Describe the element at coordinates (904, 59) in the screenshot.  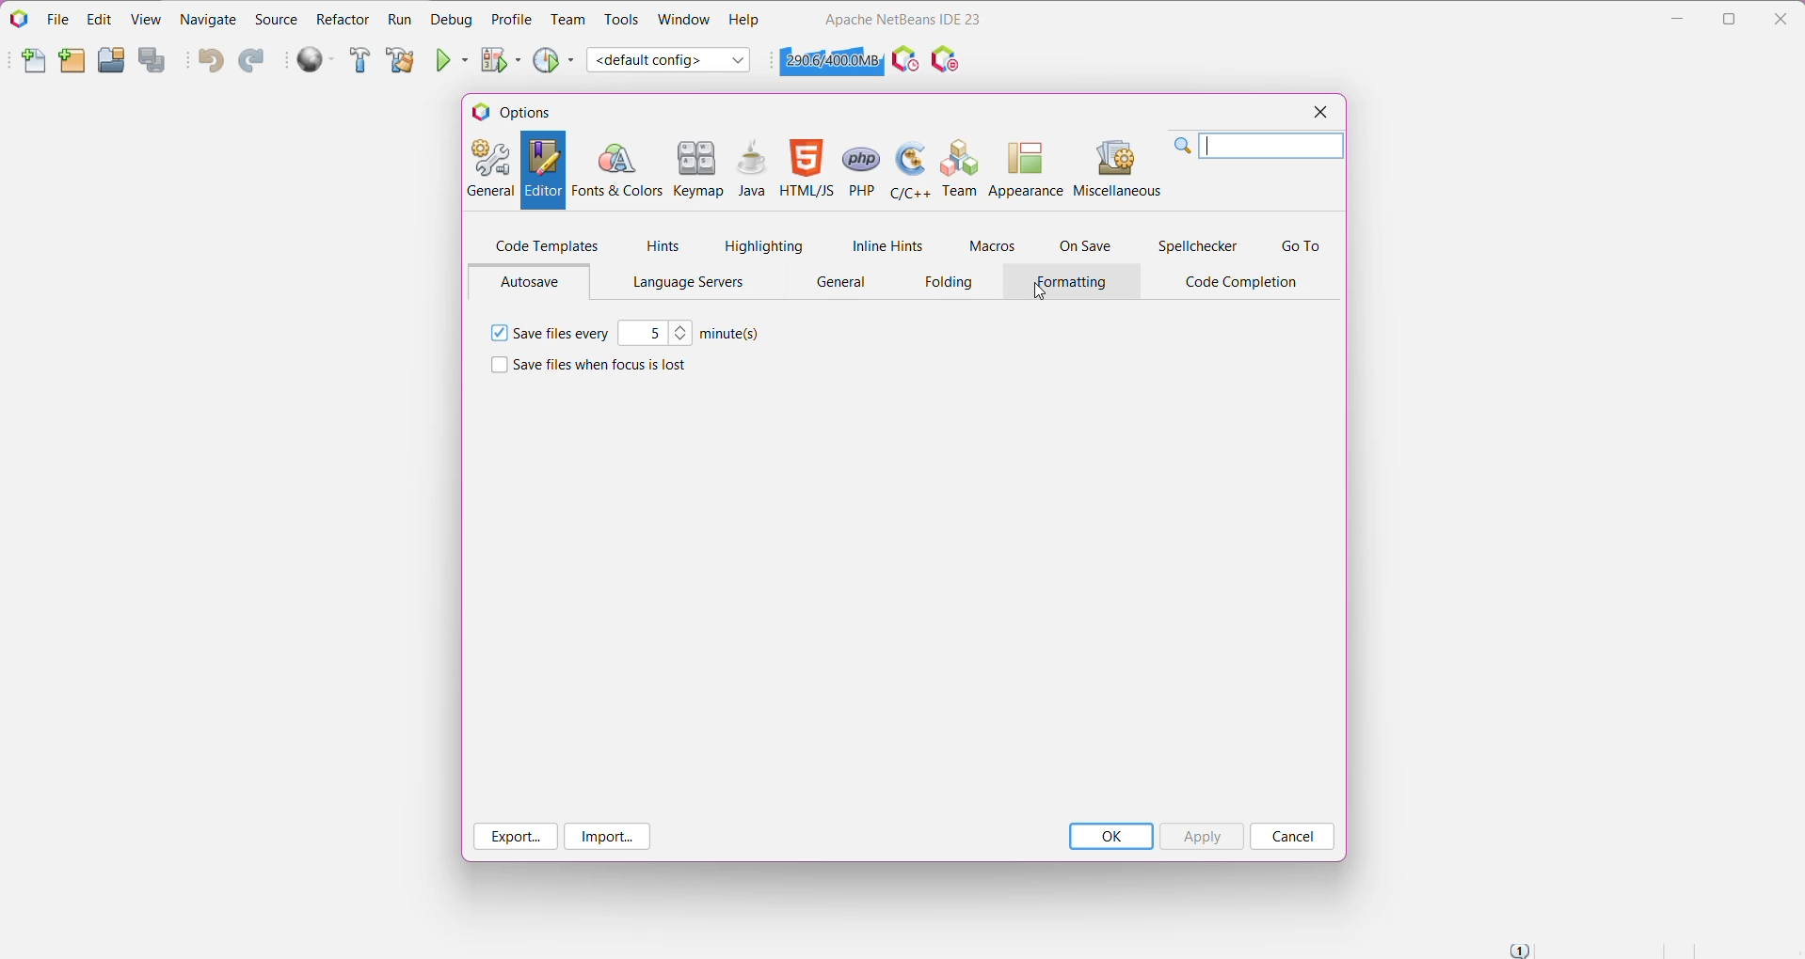
I see `Profile the IDE` at that location.